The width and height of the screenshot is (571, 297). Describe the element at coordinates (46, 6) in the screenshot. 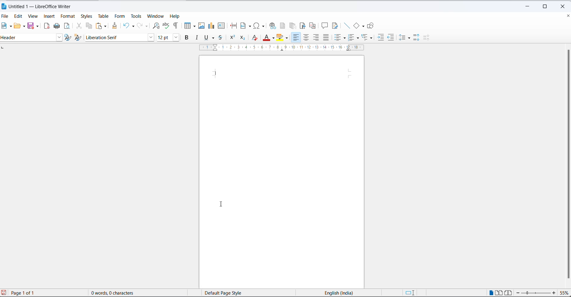

I see `Untitled 1 - LibreOffice Writer` at that location.